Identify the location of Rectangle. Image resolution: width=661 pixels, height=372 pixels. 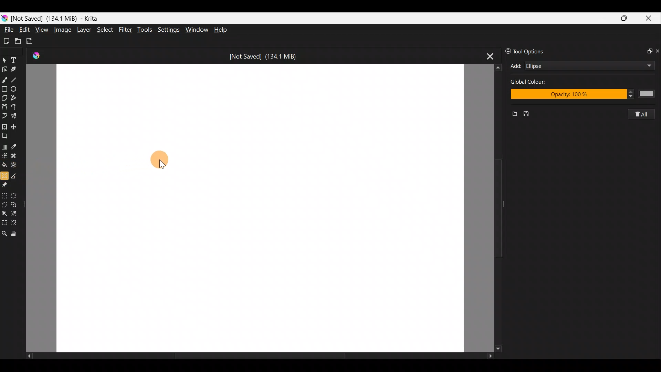
(4, 89).